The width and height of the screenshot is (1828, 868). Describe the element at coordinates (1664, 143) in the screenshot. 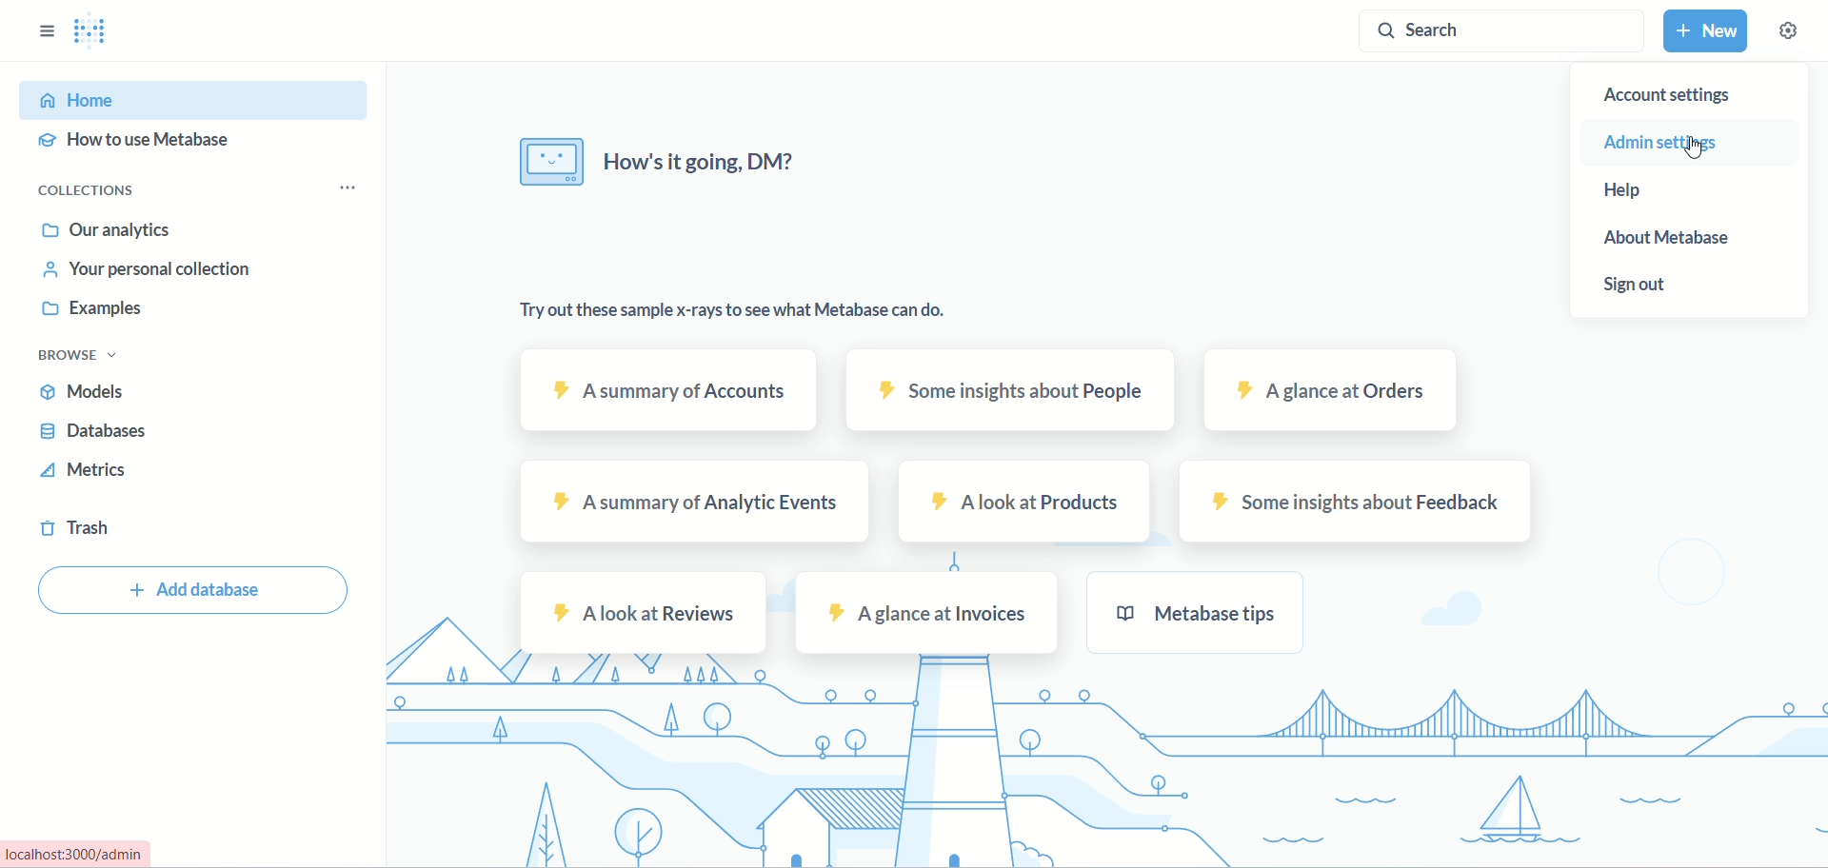

I see `admin settings` at that location.